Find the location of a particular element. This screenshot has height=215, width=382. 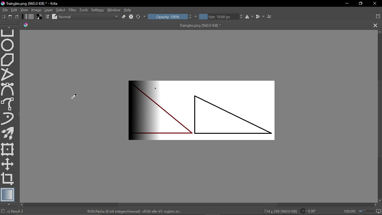

Fill pattern is located at coordinates (31, 16).